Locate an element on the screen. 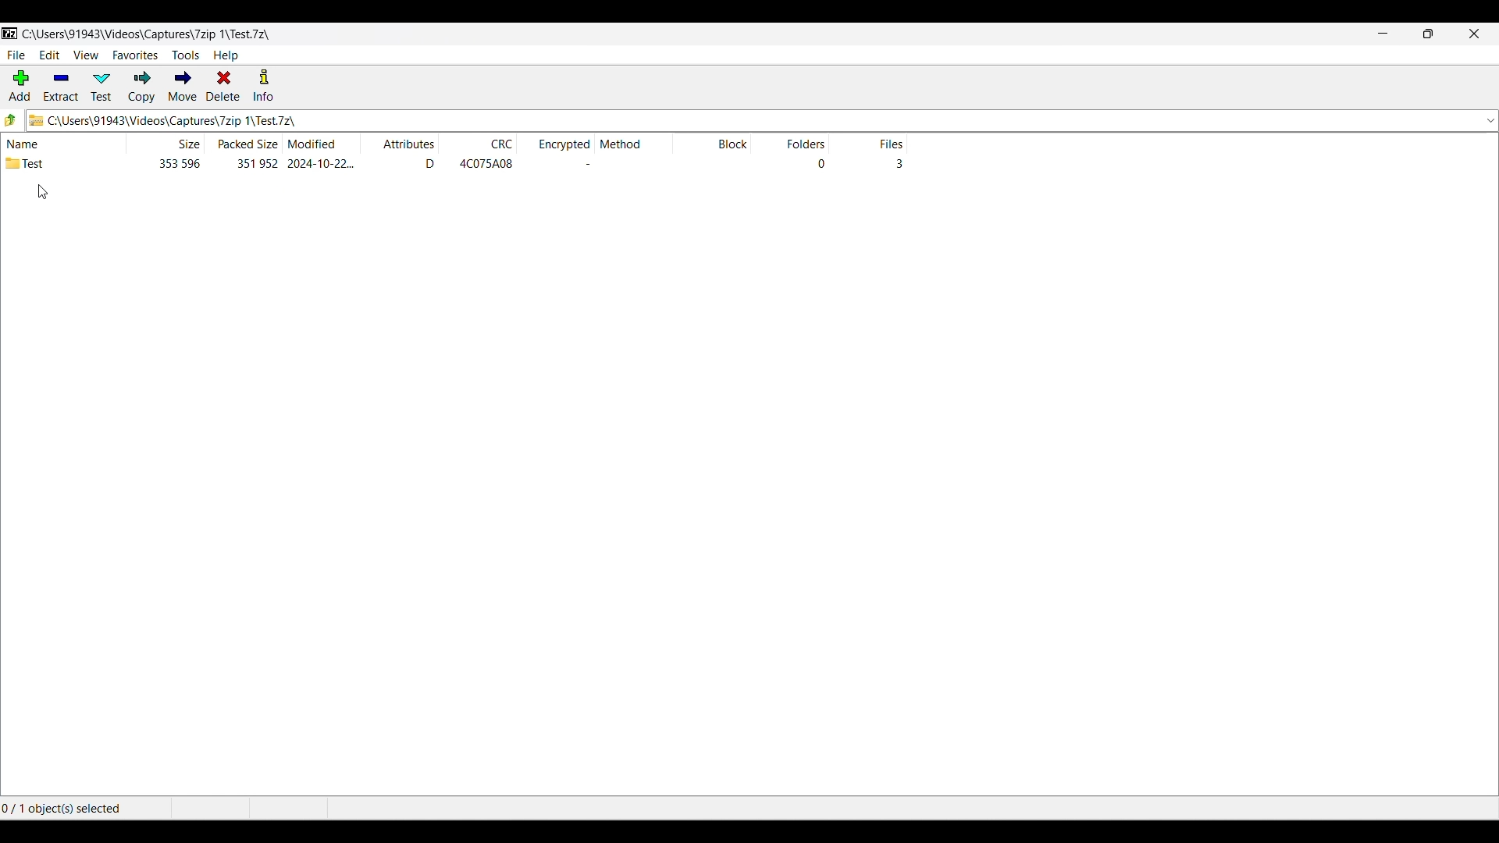  Current file logo is located at coordinates (37, 120).